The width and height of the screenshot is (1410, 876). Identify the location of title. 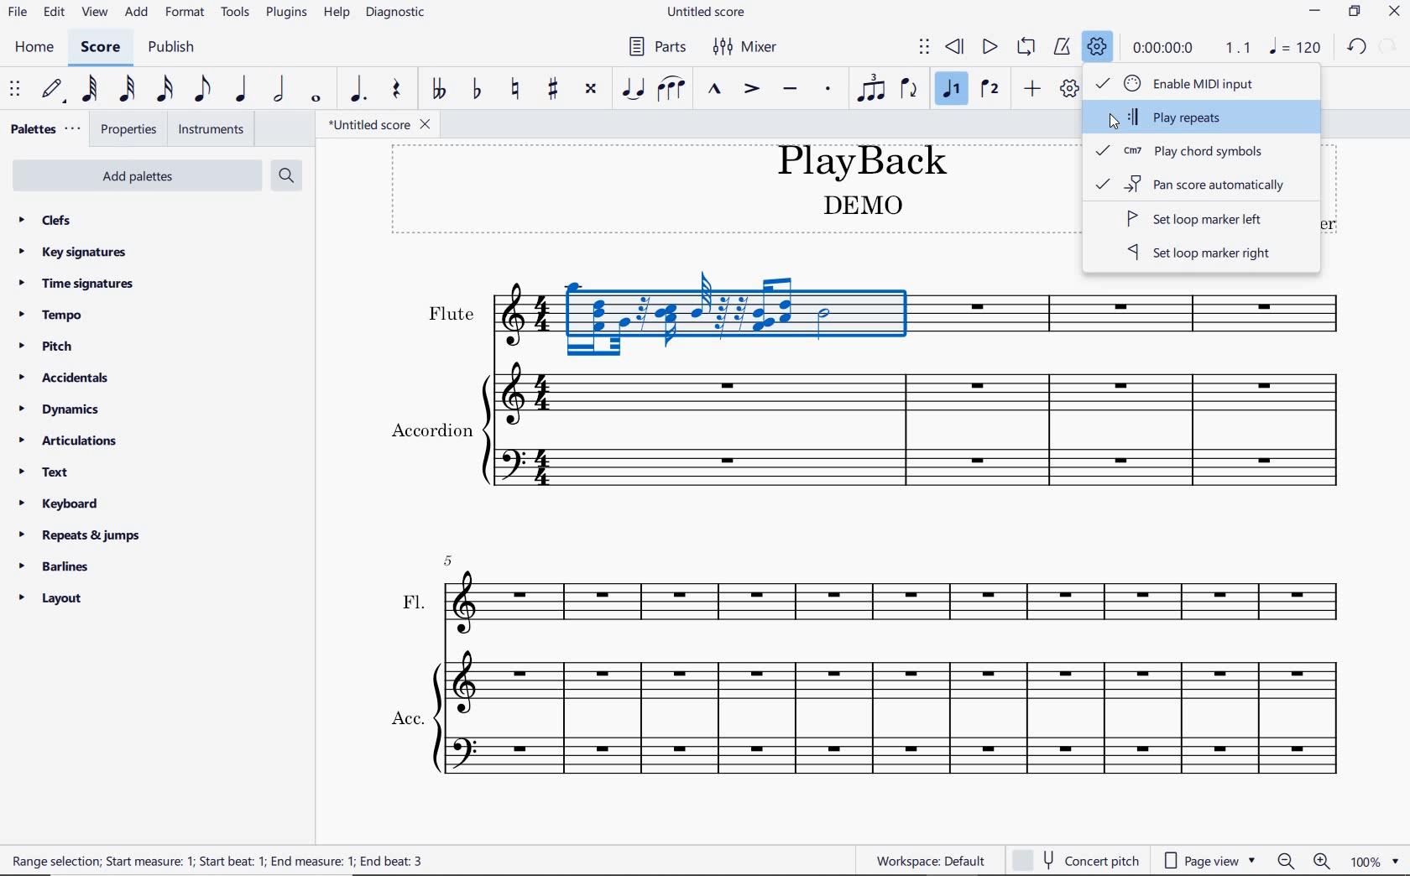
(731, 189).